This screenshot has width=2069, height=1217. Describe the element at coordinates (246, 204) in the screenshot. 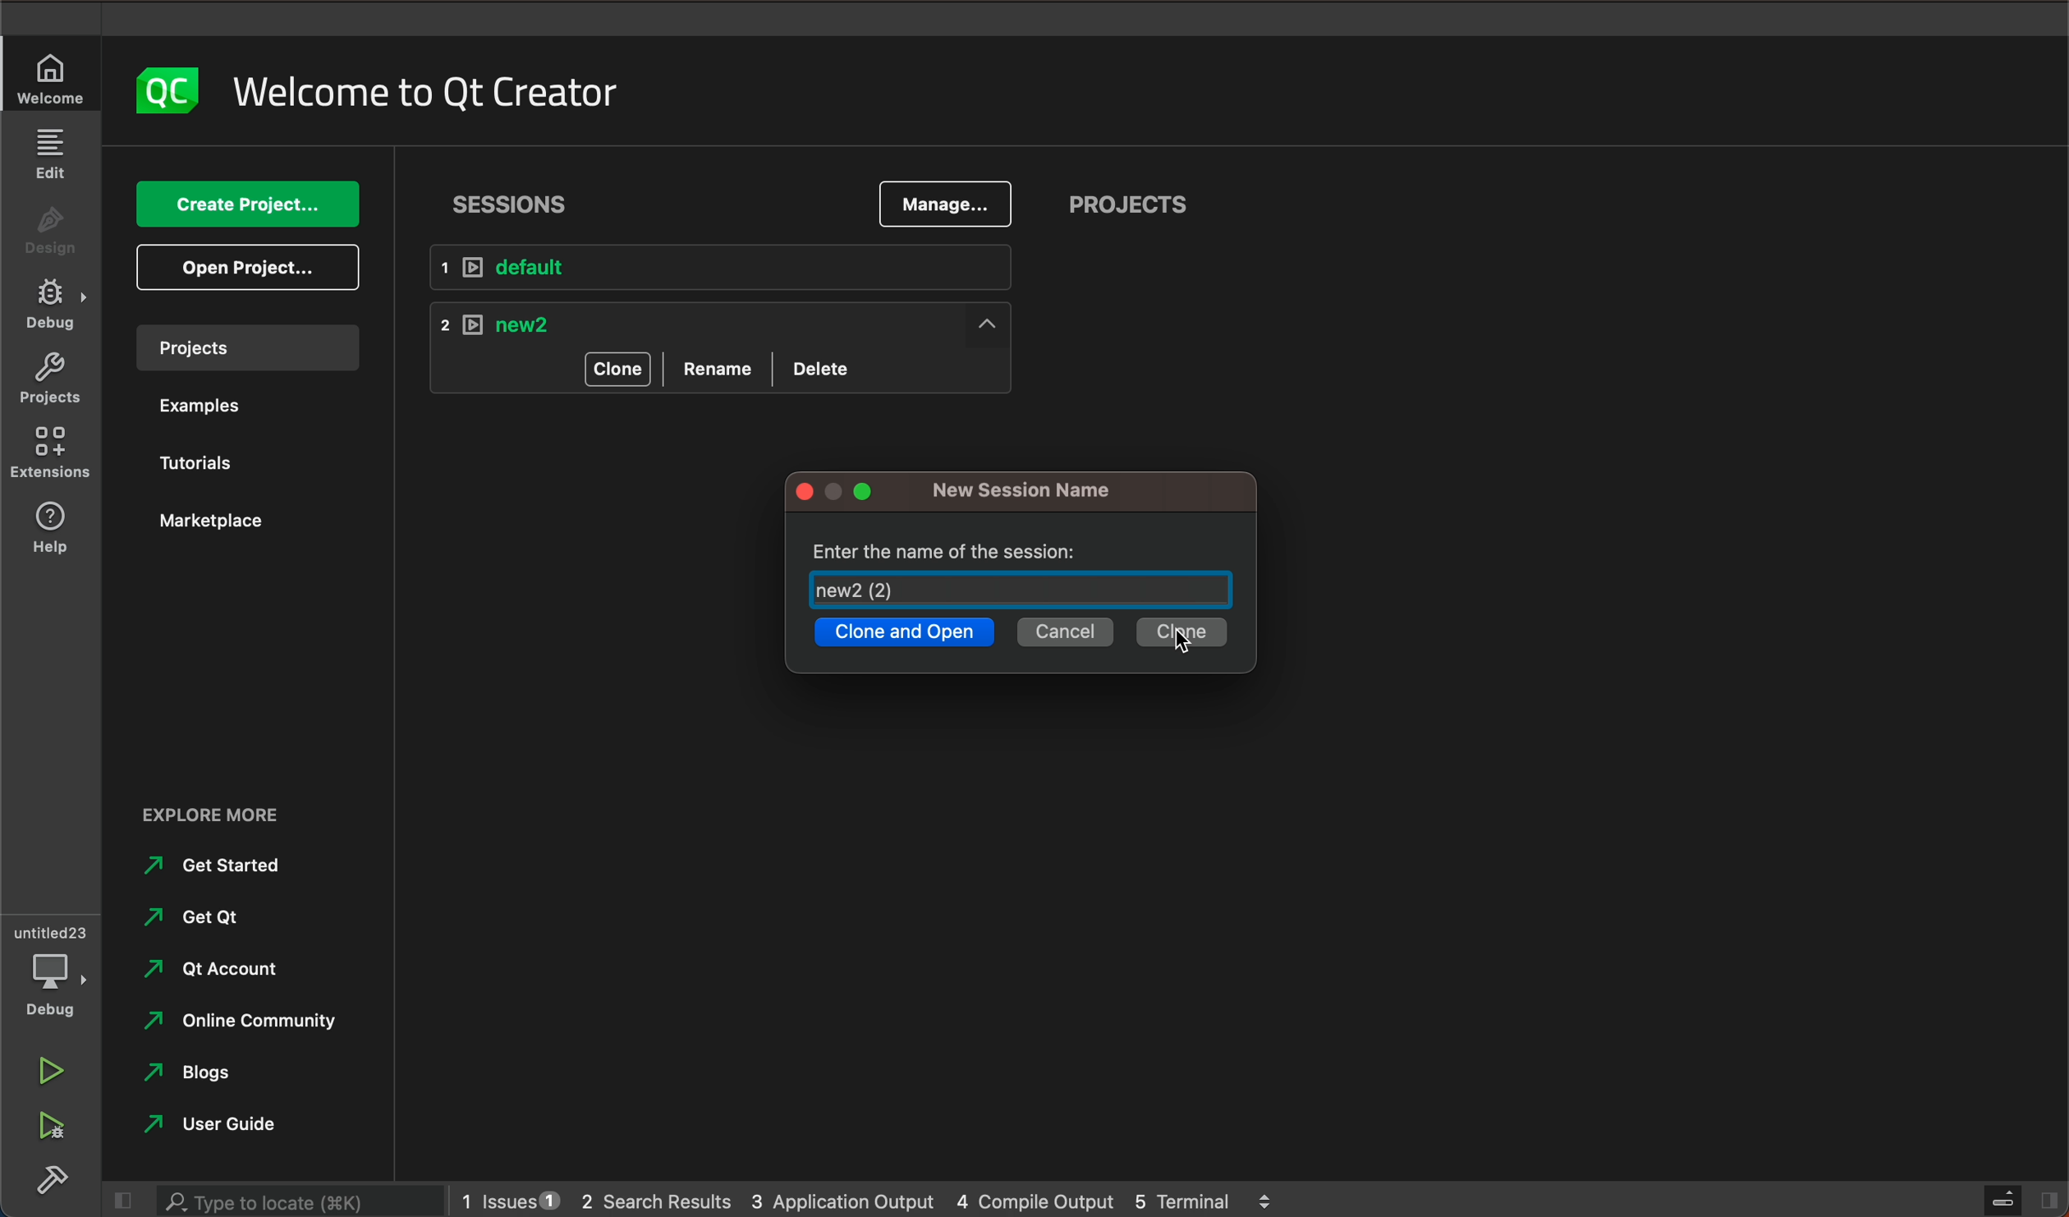

I see `create project` at that location.